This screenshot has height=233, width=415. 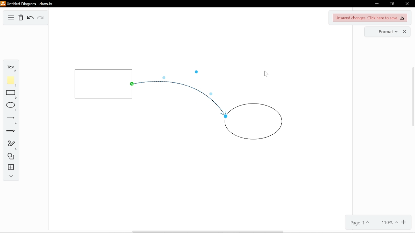 What do you see at coordinates (11, 157) in the screenshot?
I see `Shapes` at bounding box center [11, 157].